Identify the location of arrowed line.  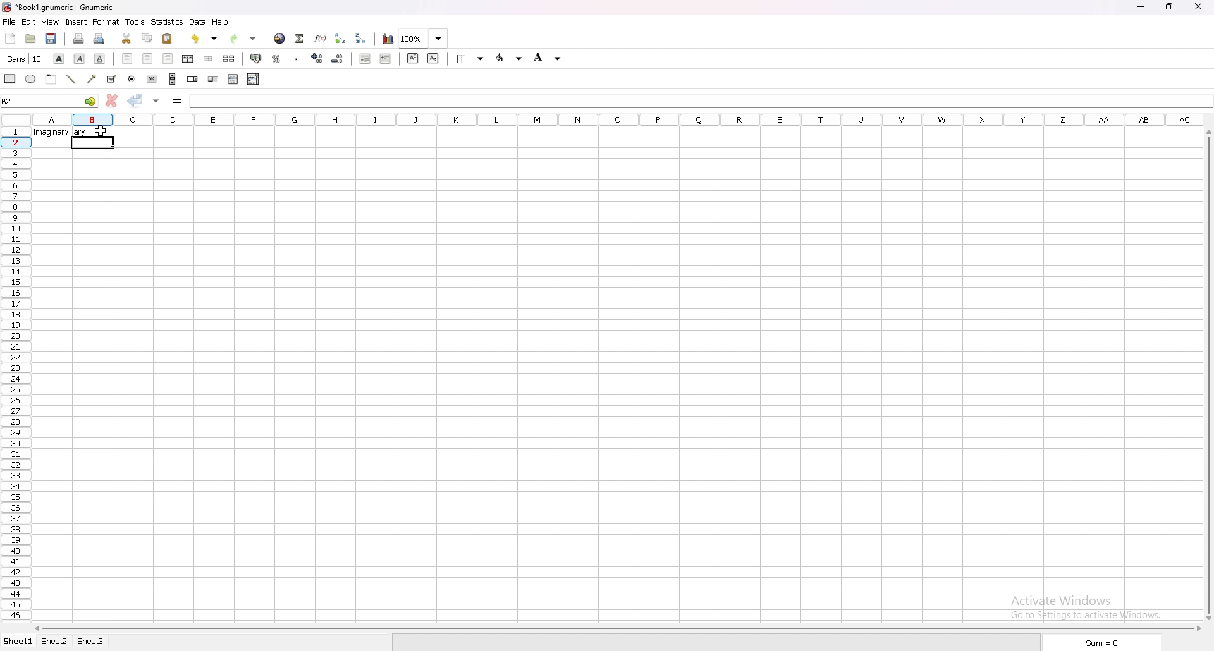
(92, 78).